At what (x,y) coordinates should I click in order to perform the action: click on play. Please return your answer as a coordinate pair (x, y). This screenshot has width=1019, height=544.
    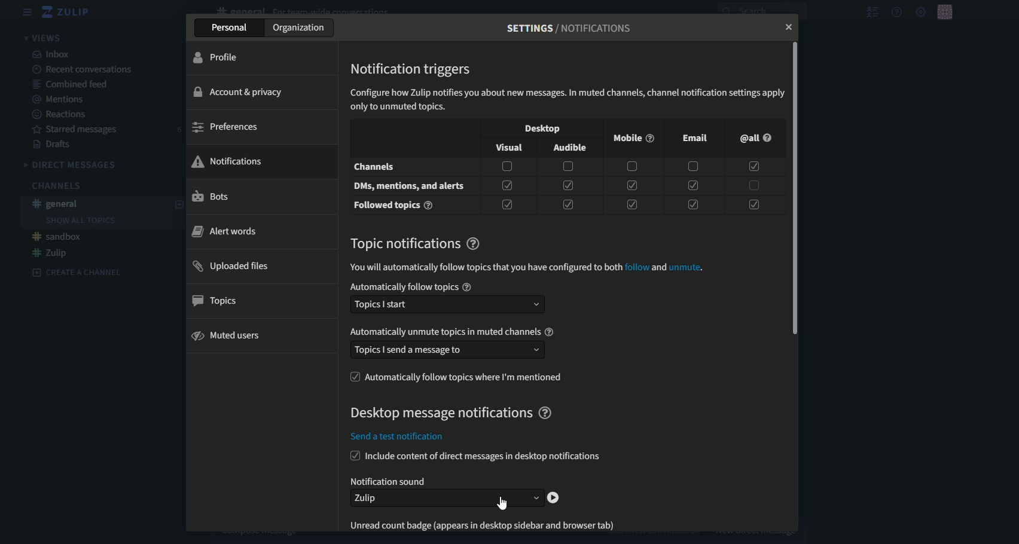
    Looking at the image, I should click on (554, 498).